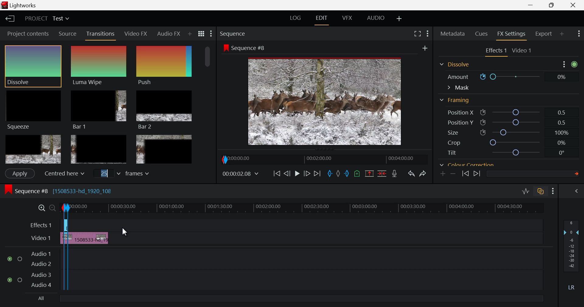 The height and width of the screenshot is (307, 584). What do you see at coordinates (8, 19) in the screenshot?
I see `Back to Homepage` at bounding box center [8, 19].